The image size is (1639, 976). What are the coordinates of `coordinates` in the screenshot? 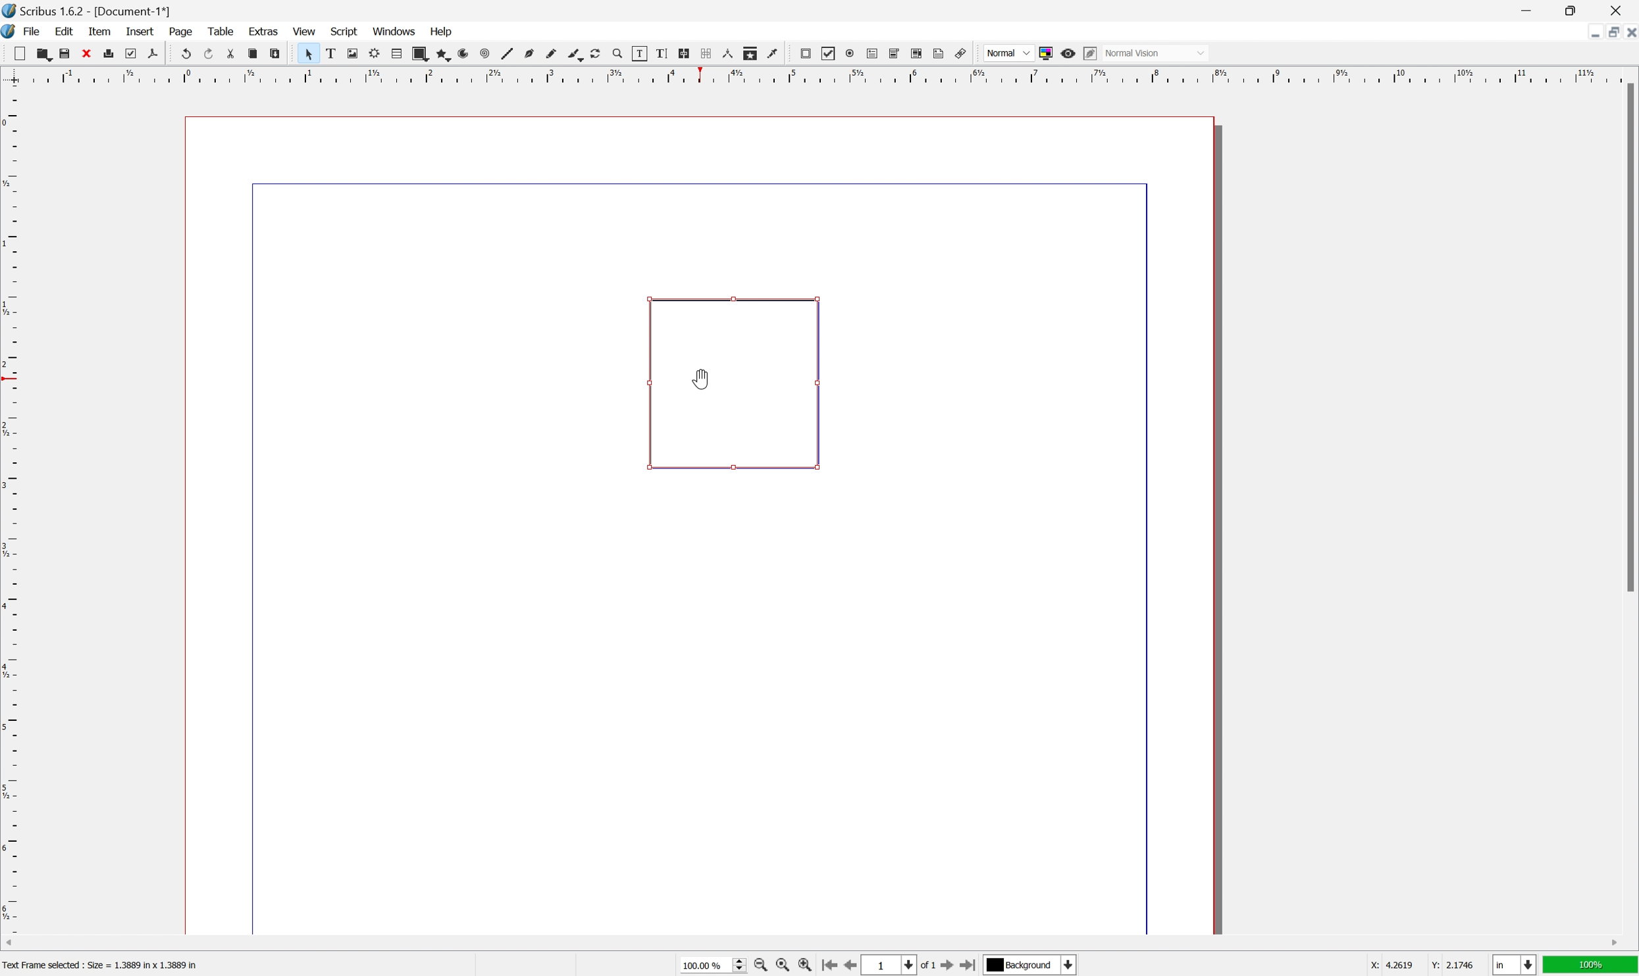 It's located at (1411, 965).